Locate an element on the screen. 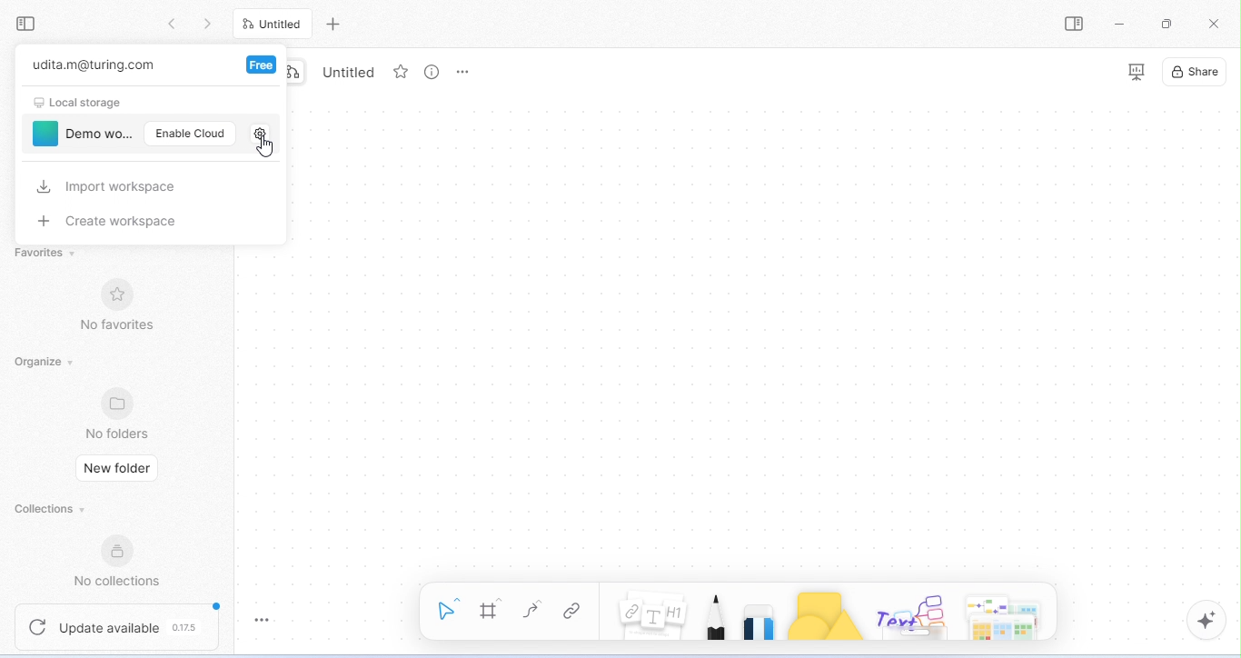 The image size is (1241, 658). shape is located at coordinates (829, 614).